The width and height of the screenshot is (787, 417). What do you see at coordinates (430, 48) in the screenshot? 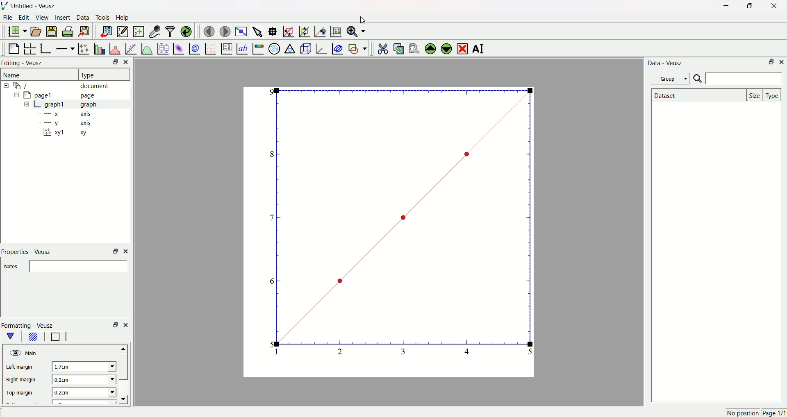
I see `move the widgets up` at bounding box center [430, 48].